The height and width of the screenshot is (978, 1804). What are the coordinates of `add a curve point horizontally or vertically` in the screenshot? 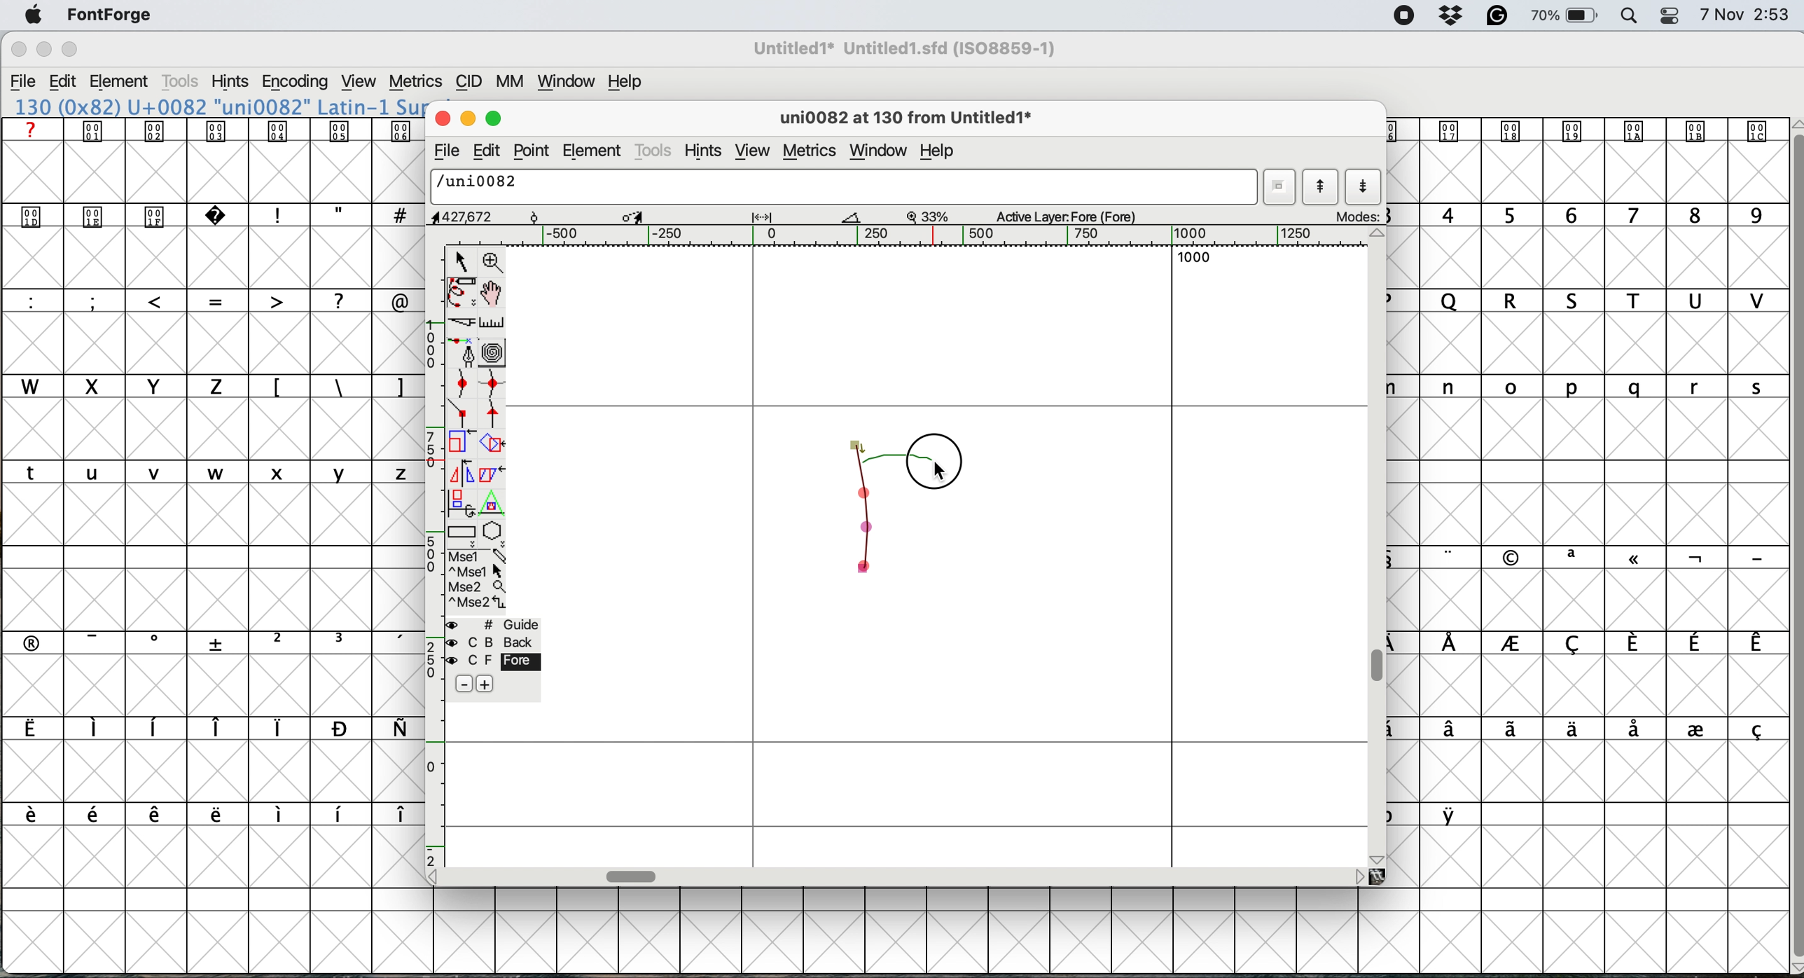 It's located at (497, 387).